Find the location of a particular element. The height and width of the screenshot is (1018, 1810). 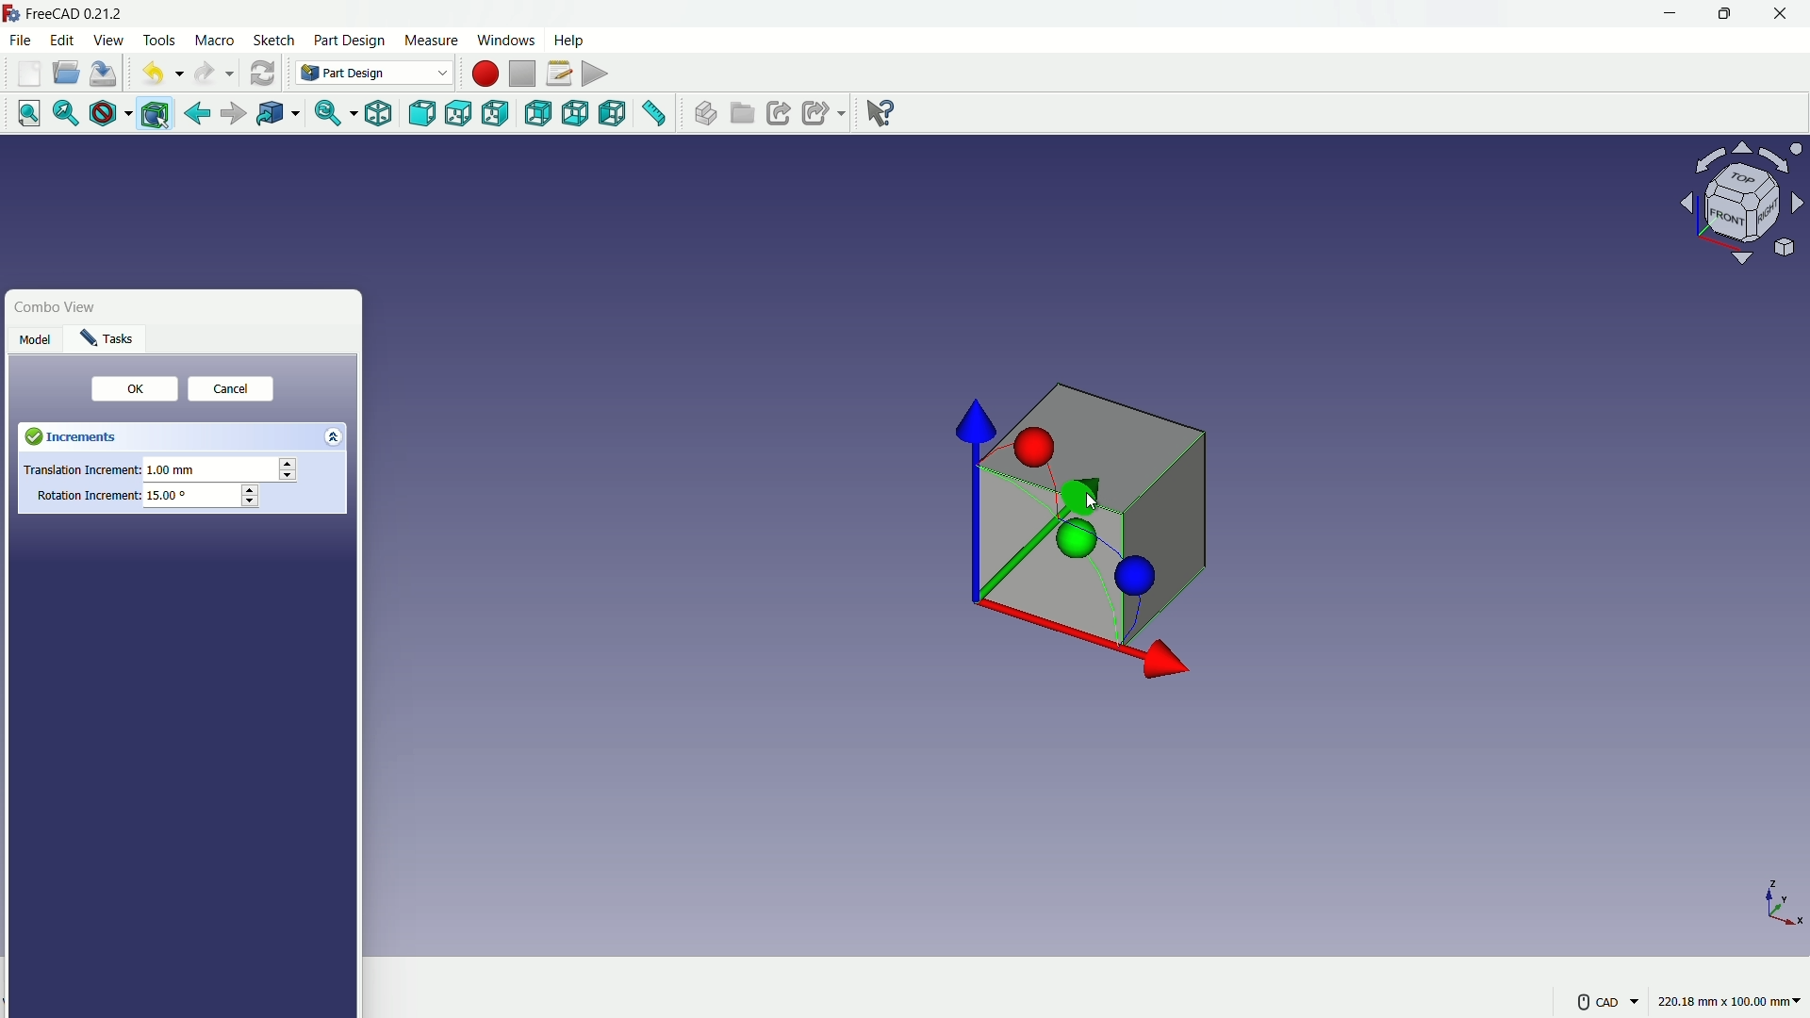

execute macros is located at coordinates (597, 72).